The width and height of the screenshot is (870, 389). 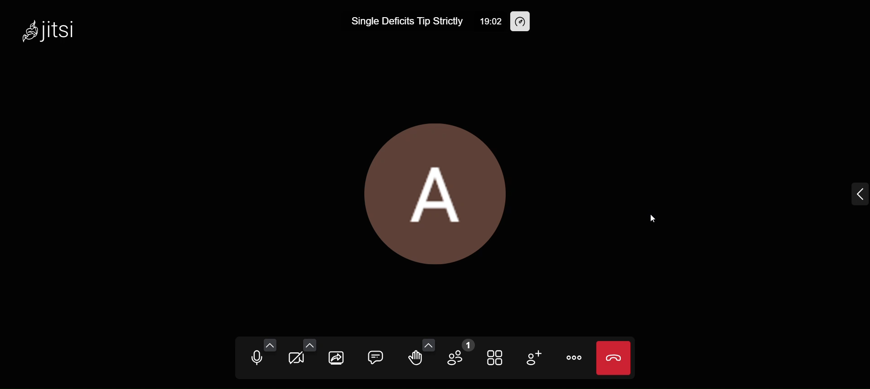 What do you see at coordinates (297, 358) in the screenshot?
I see `start camera` at bounding box center [297, 358].